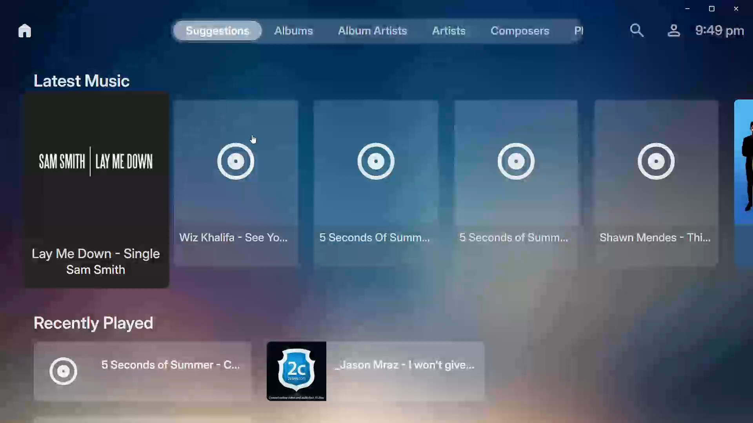  I want to click on Time, so click(719, 29).